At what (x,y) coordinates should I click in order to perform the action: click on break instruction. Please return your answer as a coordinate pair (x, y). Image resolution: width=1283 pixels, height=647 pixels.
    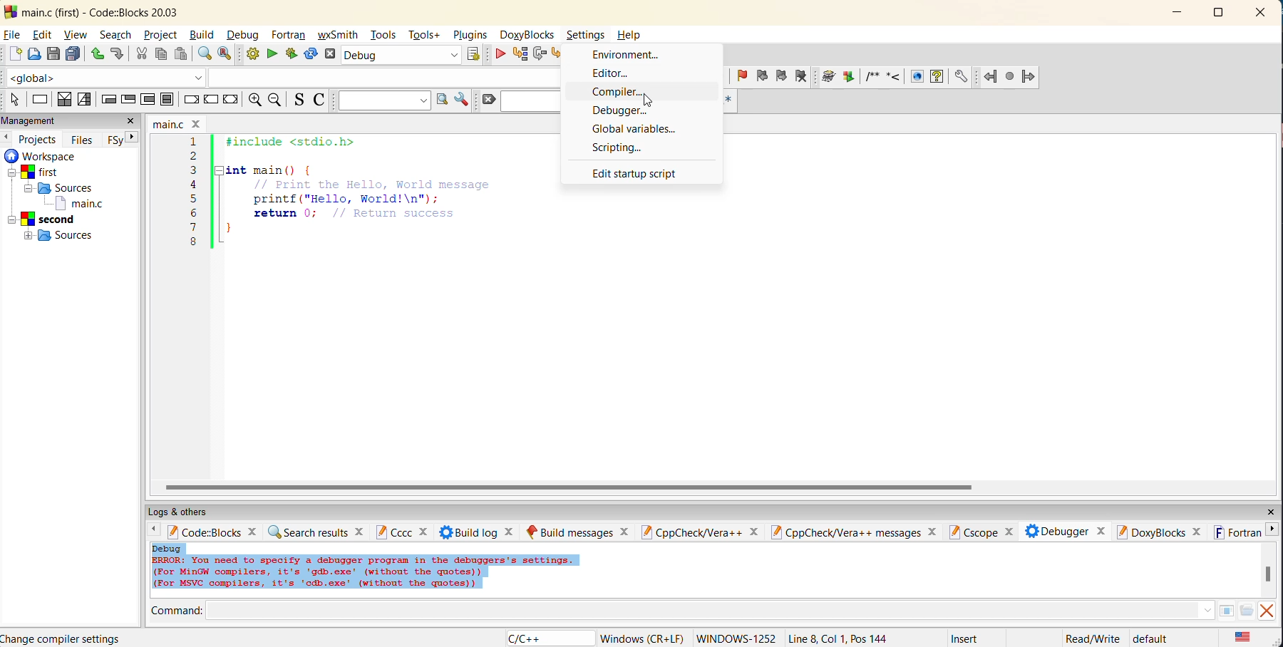
    Looking at the image, I should click on (189, 100).